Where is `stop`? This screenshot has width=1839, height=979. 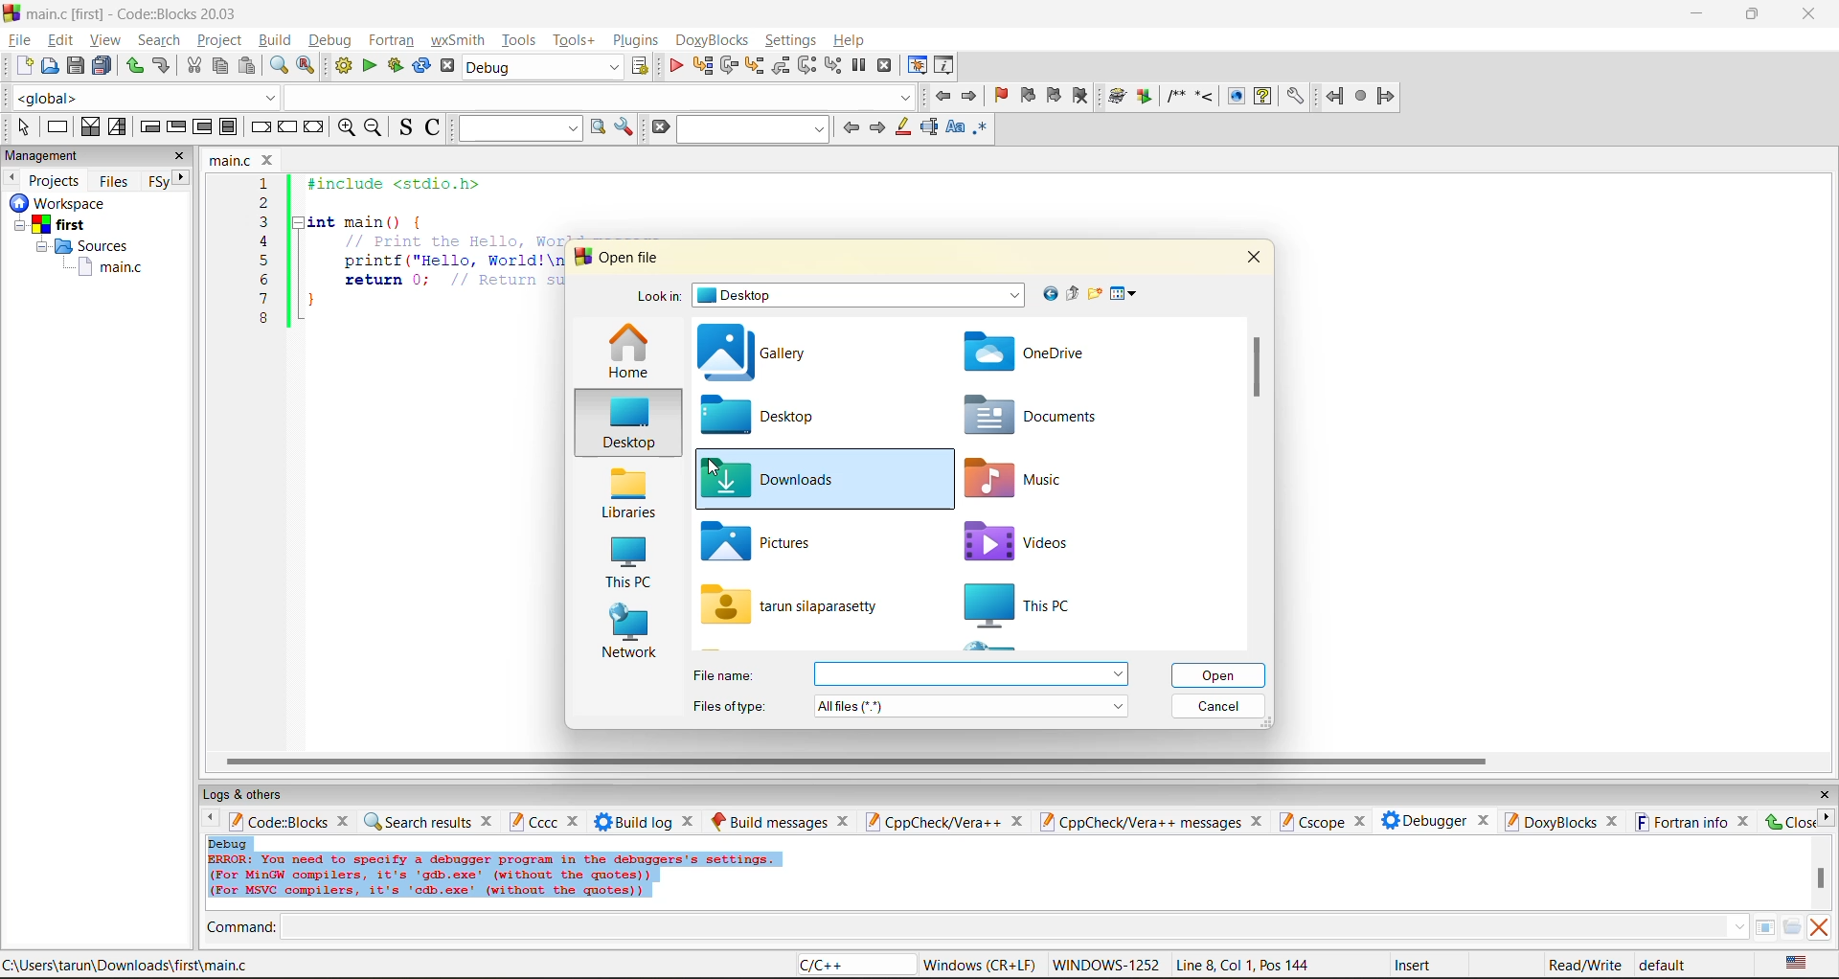
stop is located at coordinates (1362, 97).